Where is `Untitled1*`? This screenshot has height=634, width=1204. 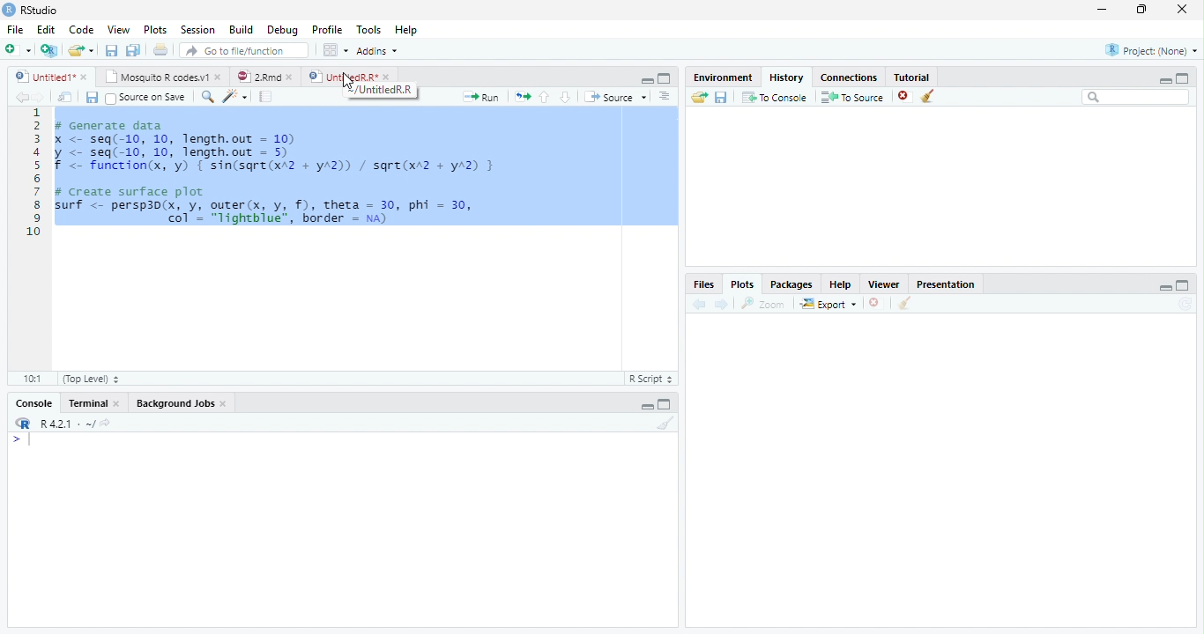 Untitled1* is located at coordinates (42, 76).